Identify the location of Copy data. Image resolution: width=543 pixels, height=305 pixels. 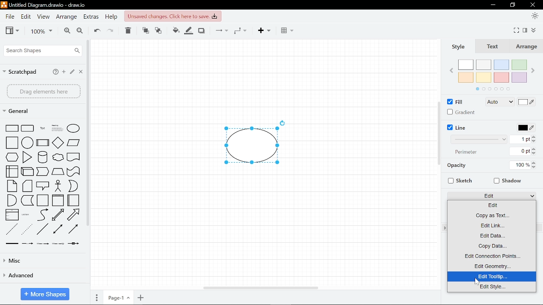
(492, 246).